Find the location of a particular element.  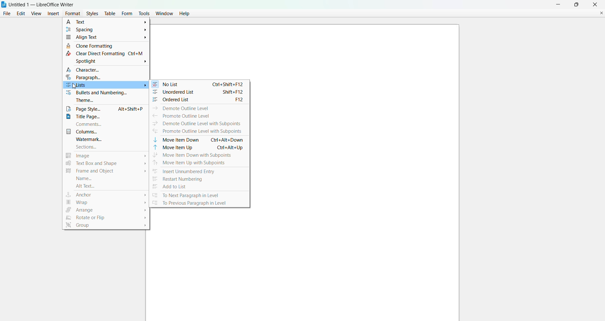

page style Alt+Shift+P is located at coordinates (107, 110).